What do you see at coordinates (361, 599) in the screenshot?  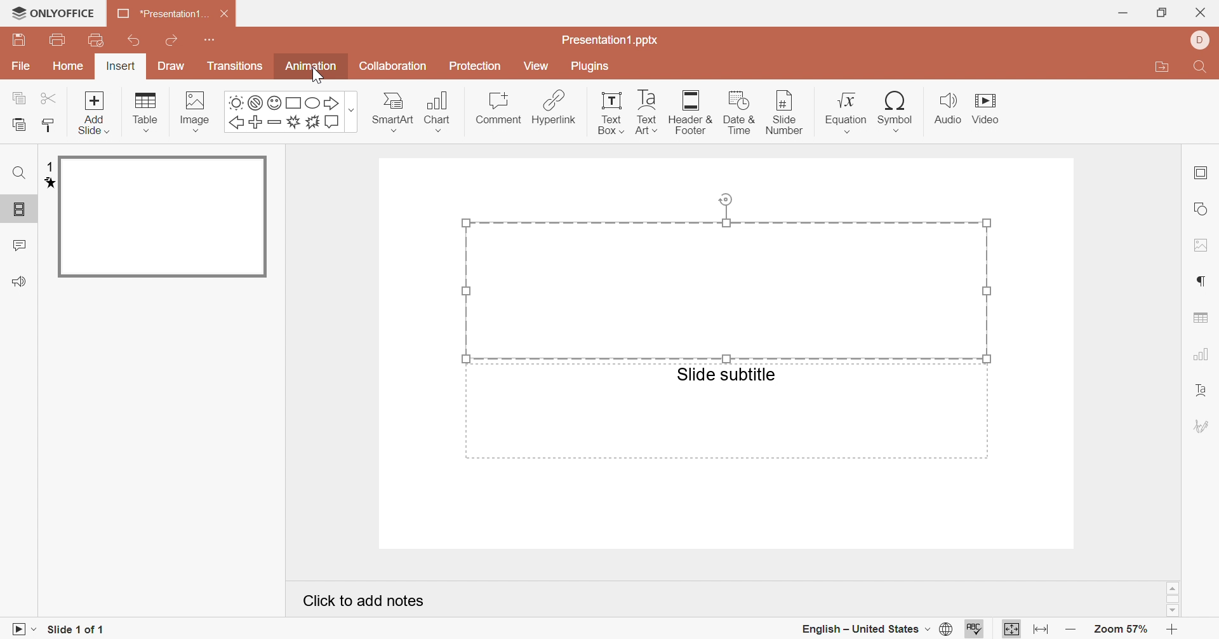 I see `click to add notes` at bounding box center [361, 599].